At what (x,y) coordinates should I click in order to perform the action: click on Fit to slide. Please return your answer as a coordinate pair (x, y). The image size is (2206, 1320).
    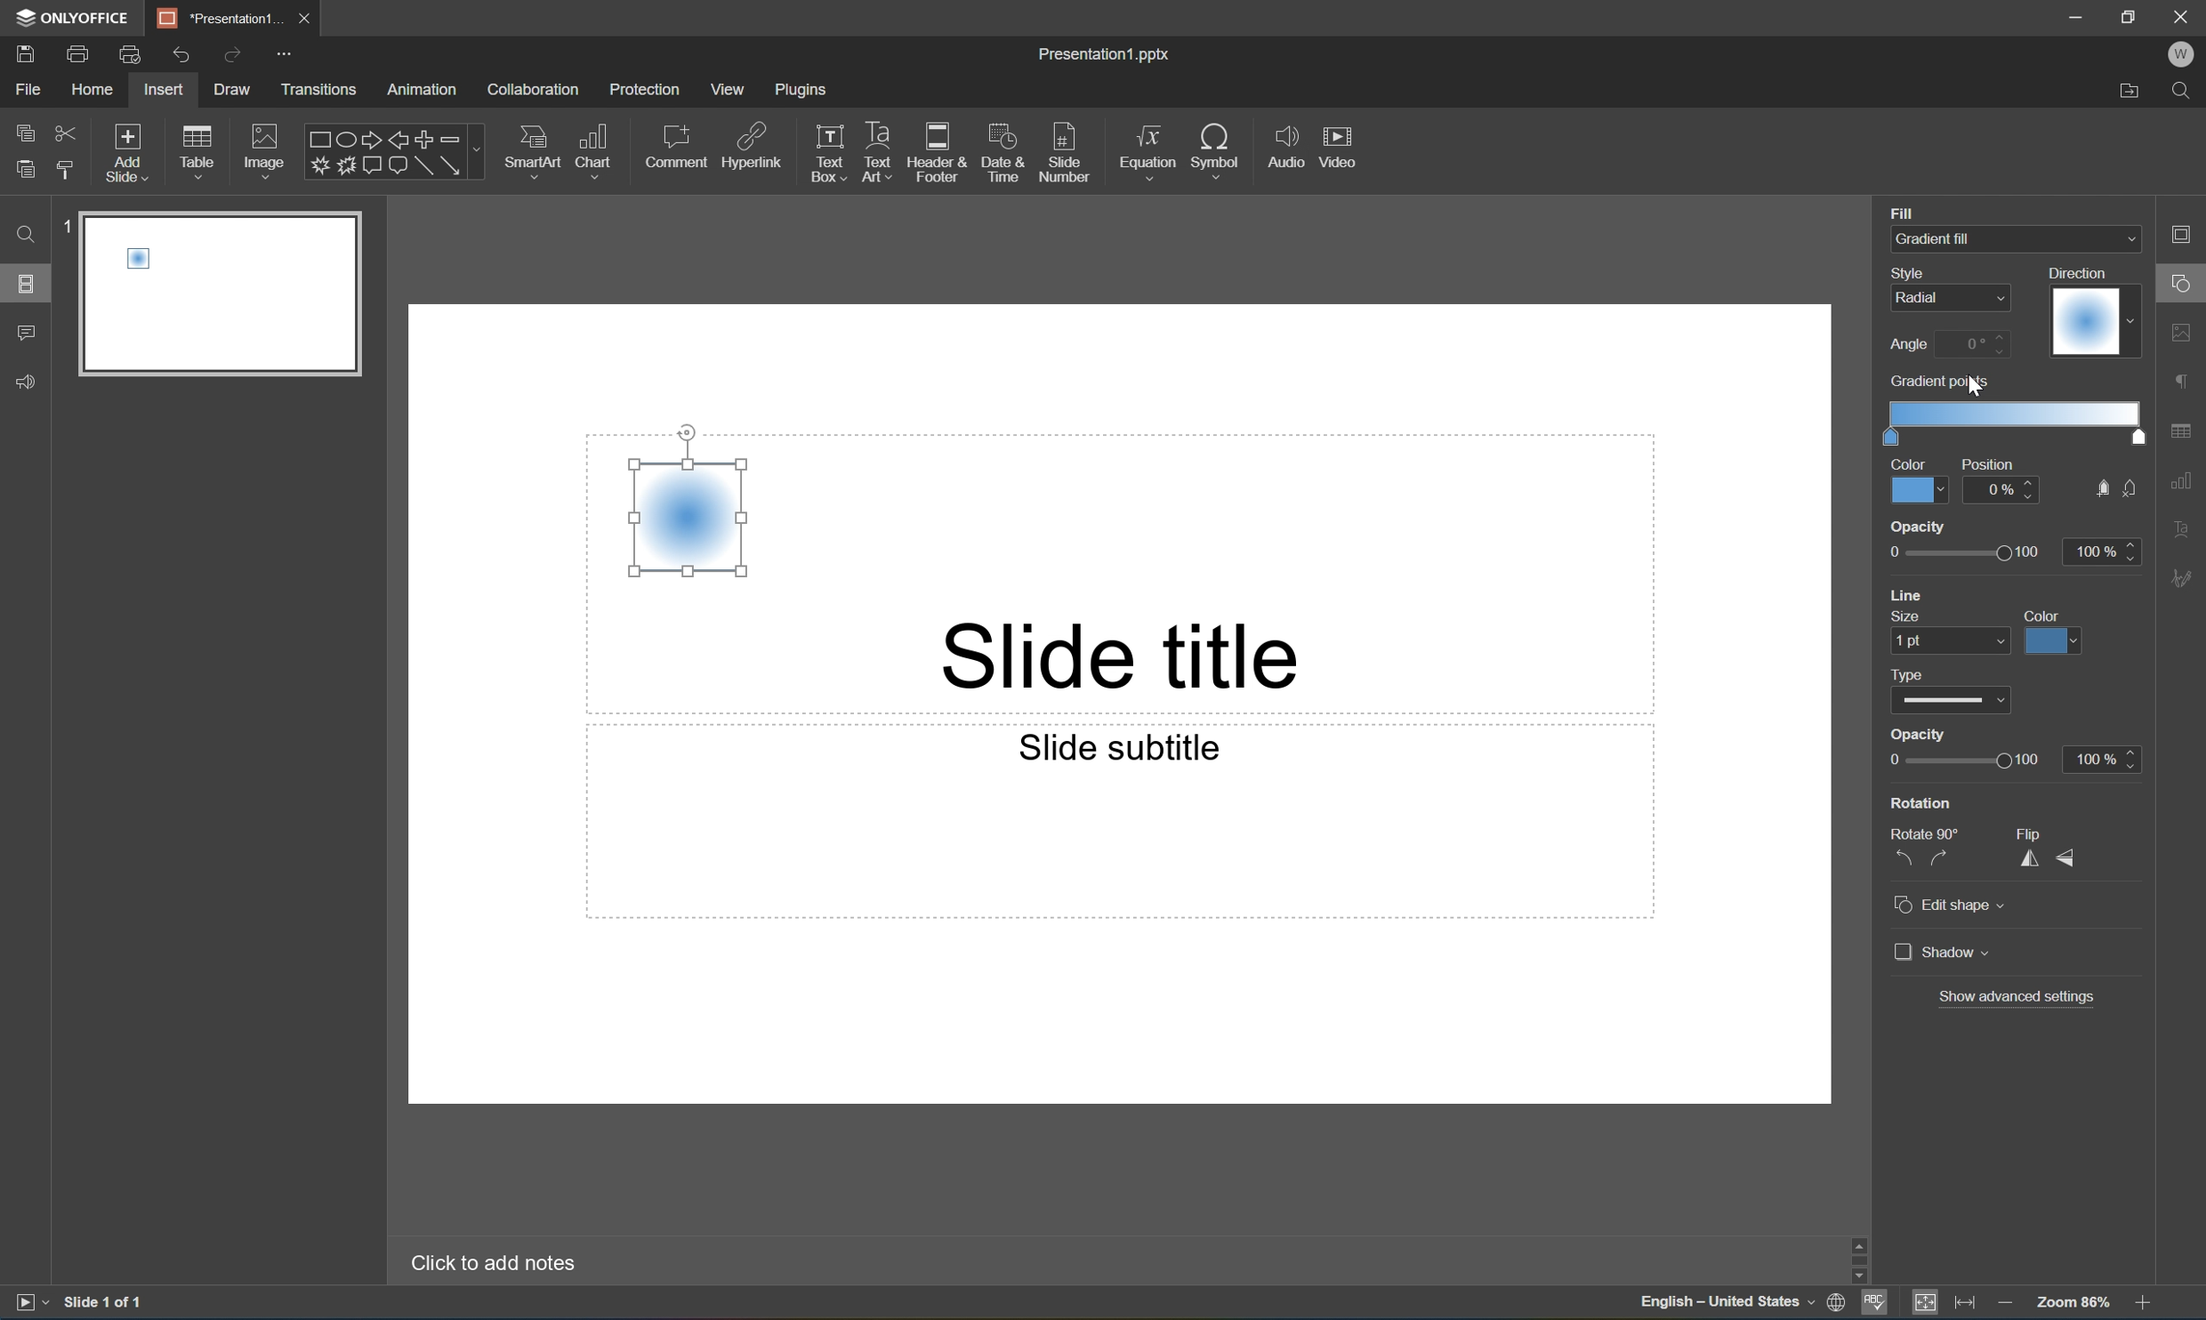
    Looking at the image, I should click on (1925, 1303).